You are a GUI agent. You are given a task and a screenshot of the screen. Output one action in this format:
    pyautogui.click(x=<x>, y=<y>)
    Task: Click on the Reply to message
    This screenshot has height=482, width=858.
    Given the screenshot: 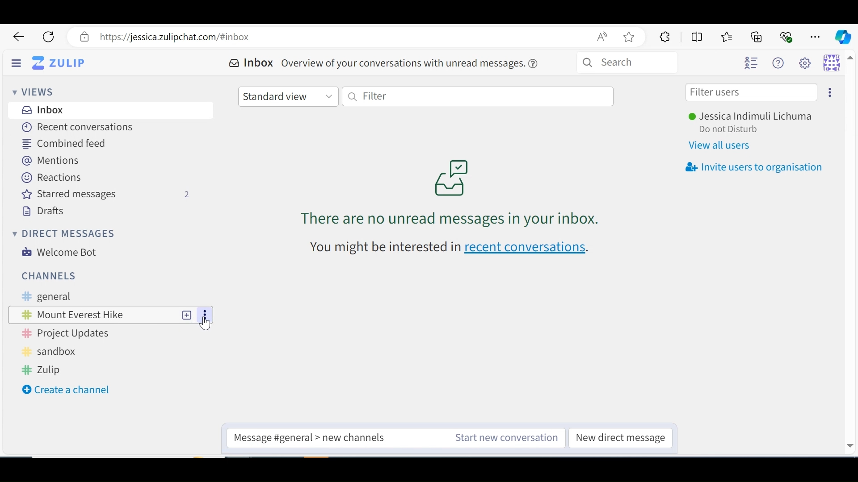 What is the action you would take?
    pyautogui.click(x=311, y=437)
    